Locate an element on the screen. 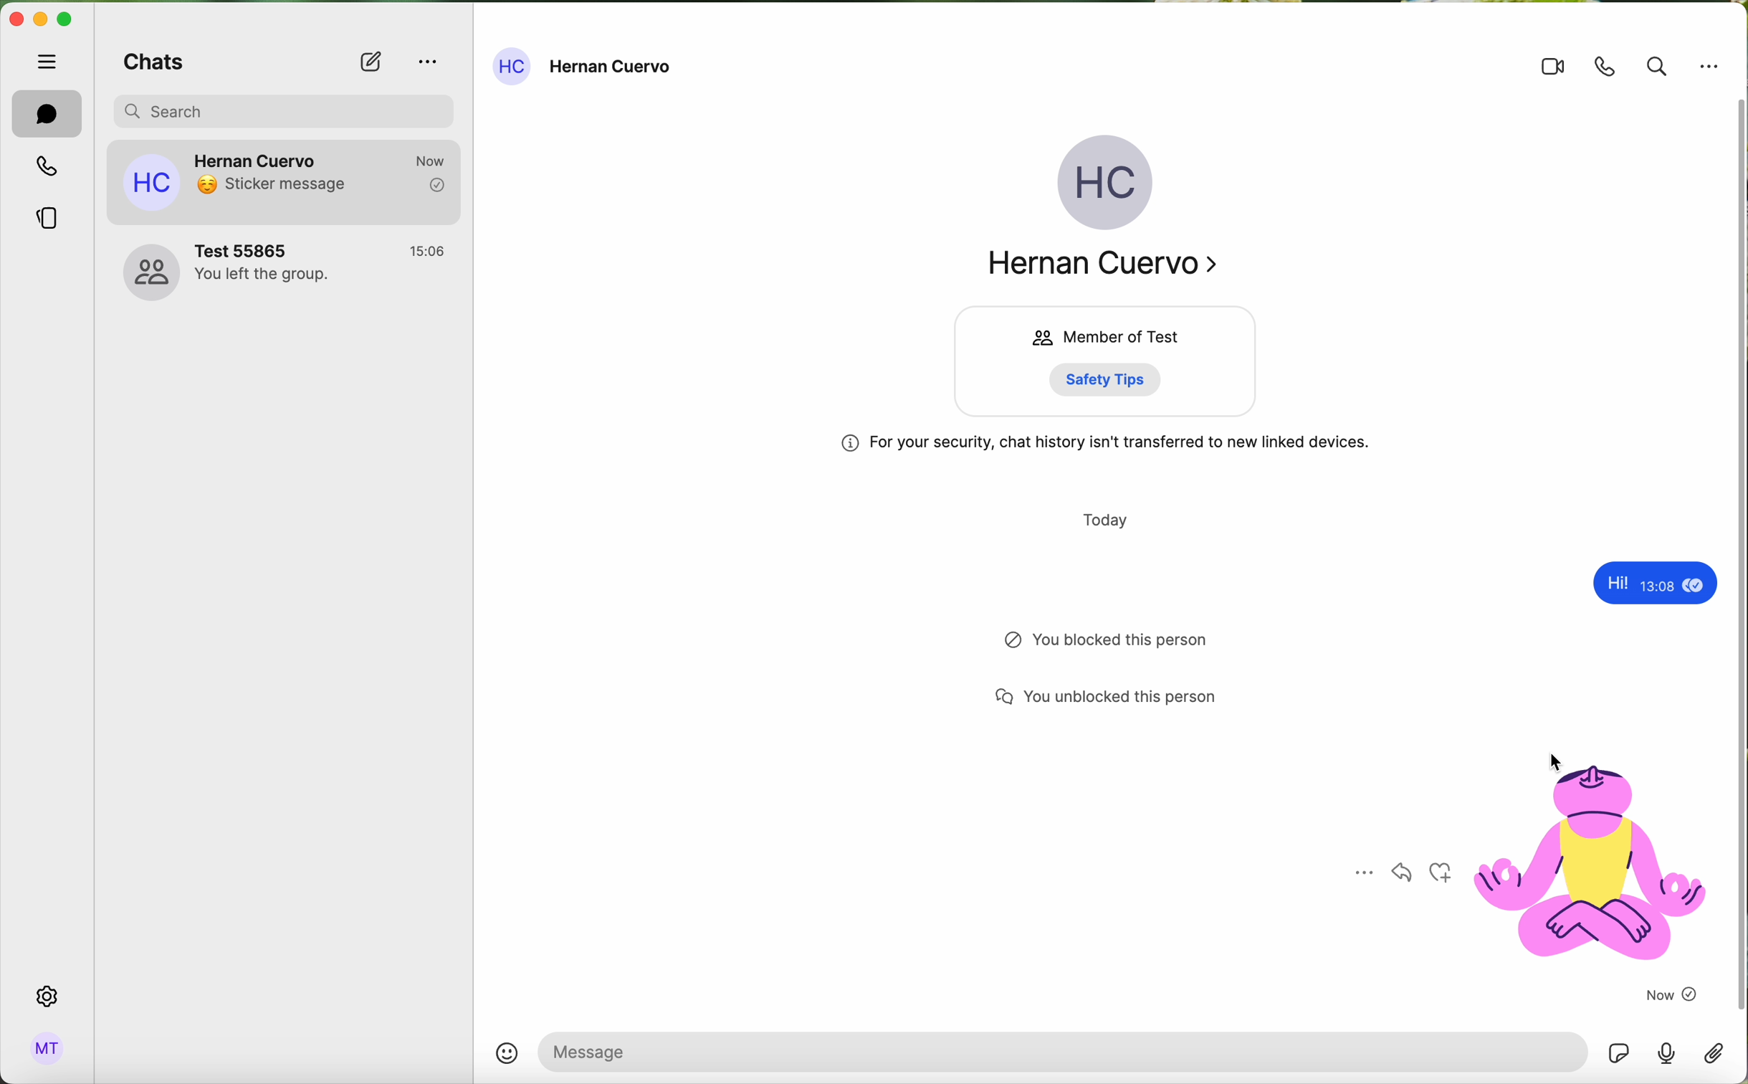 The width and height of the screenshot is (1748, 1084). videocall is located at coordinates (1552, 68).